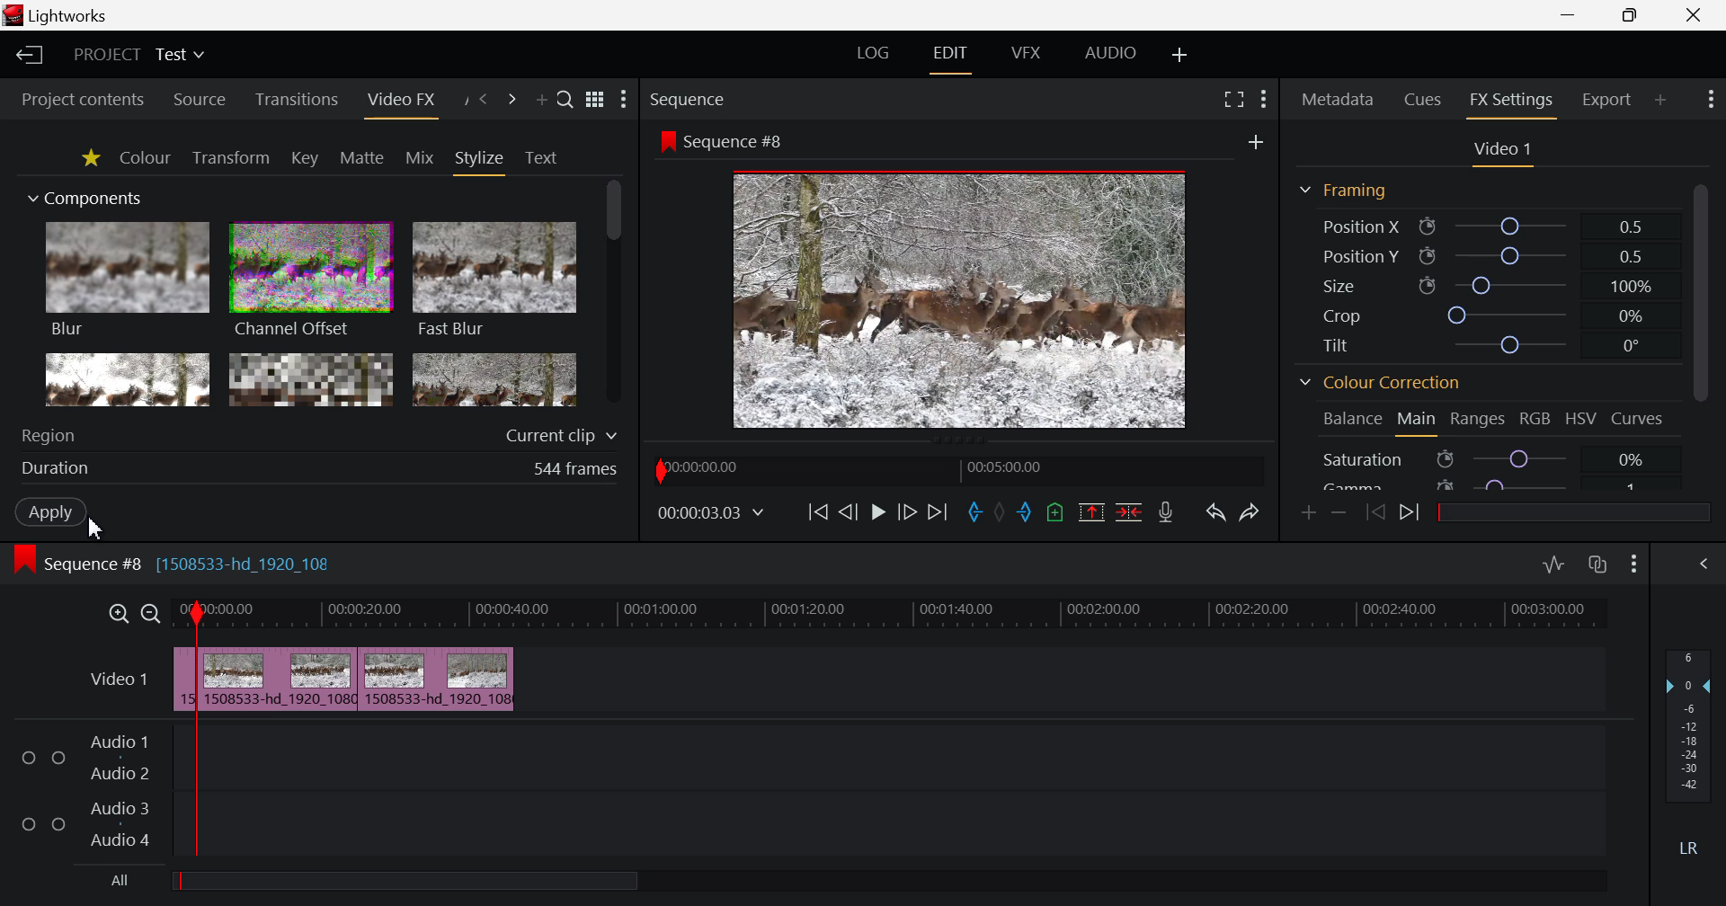  I want to click on Next keyframe, so click(1411, 514).